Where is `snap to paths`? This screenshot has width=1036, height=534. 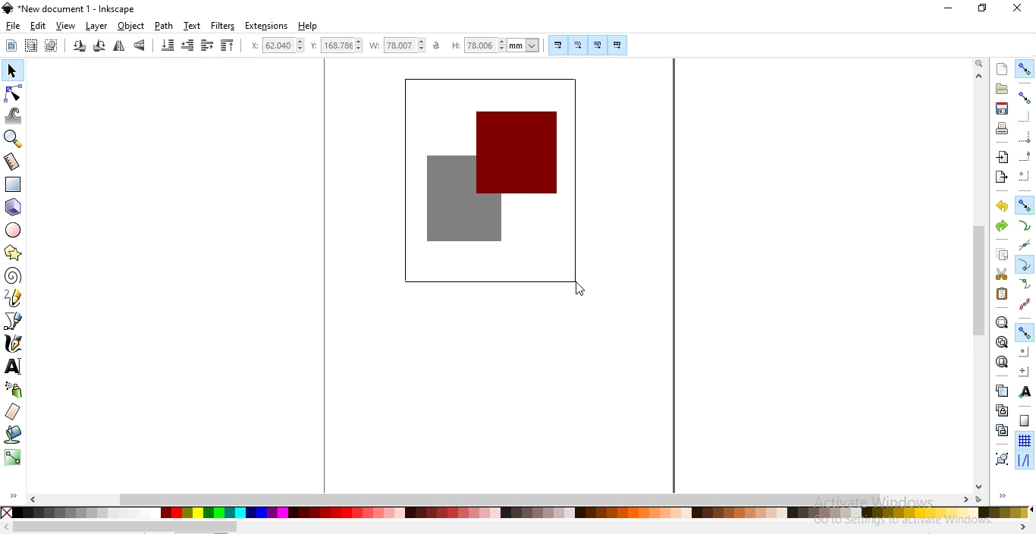
snap to paths is located at coordinates (1025, 226).